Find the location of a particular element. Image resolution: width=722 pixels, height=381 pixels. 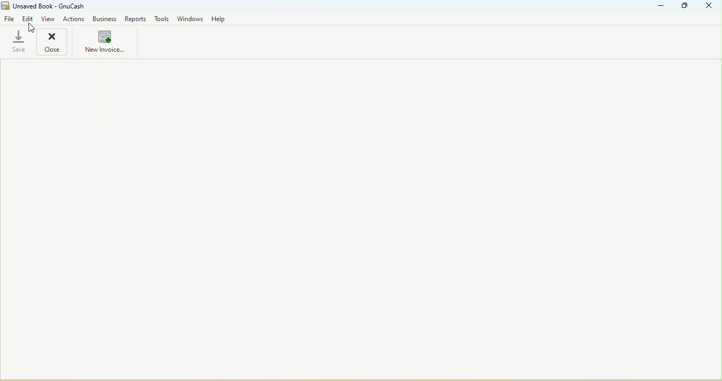

Help is located at coordinates (219, 18).